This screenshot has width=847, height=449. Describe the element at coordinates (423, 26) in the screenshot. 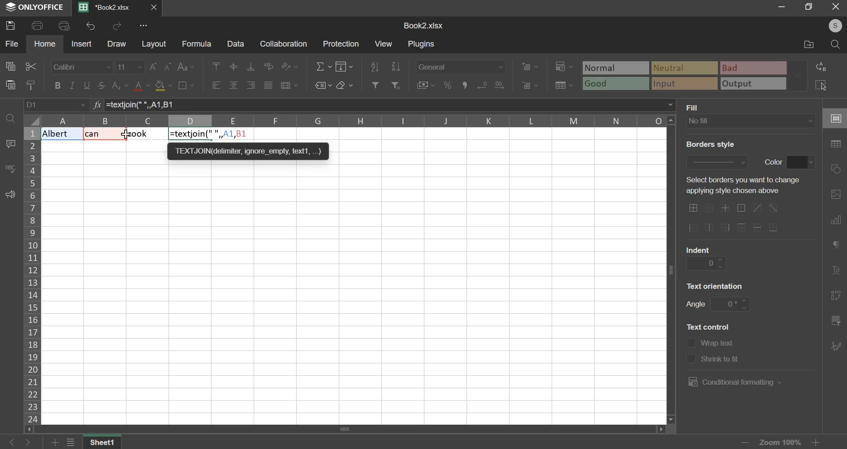

I see `spreadsheet name` at that location.